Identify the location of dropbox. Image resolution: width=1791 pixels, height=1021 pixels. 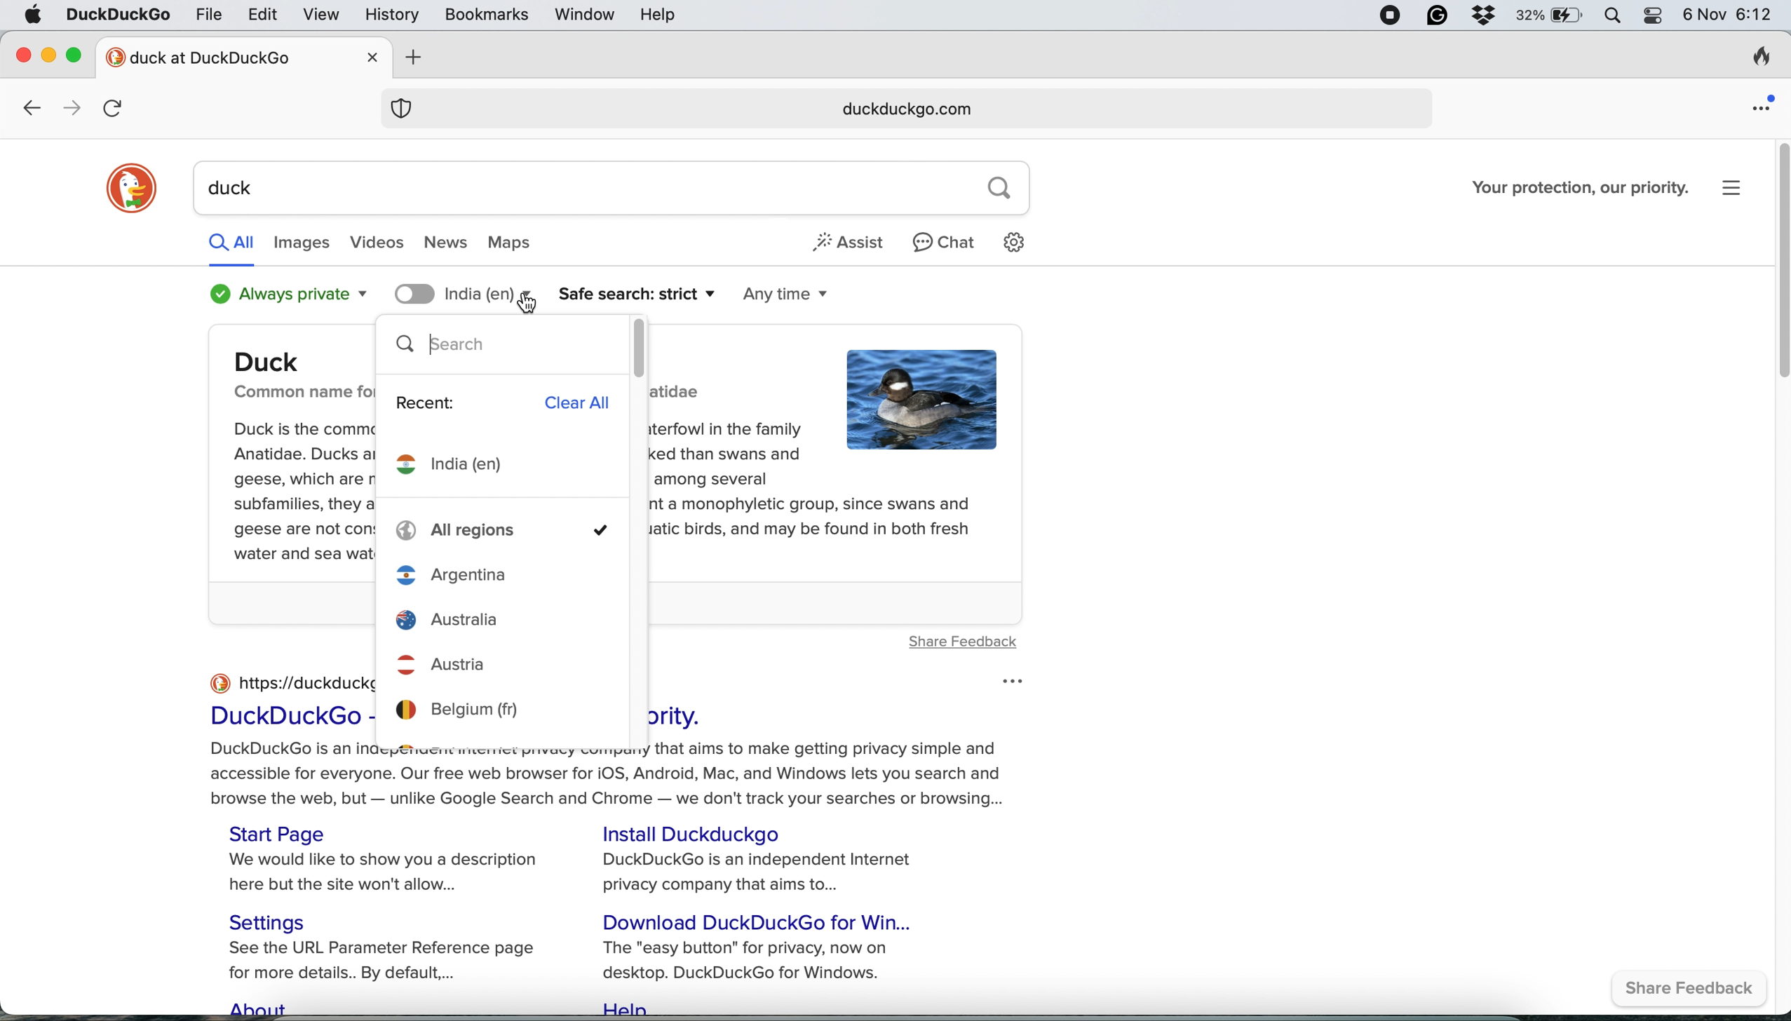
(1484, 15).